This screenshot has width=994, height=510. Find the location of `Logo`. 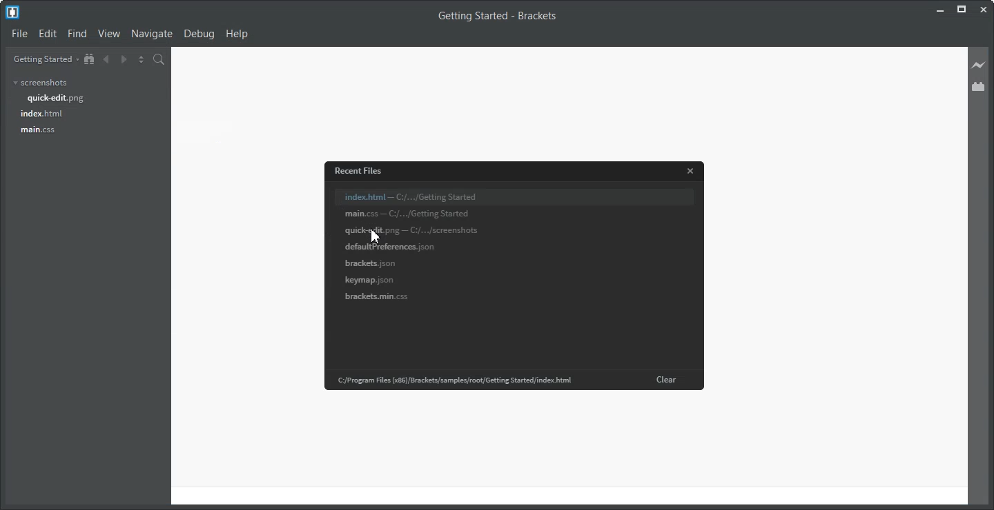

Logo is located at coordinates (12, 12).